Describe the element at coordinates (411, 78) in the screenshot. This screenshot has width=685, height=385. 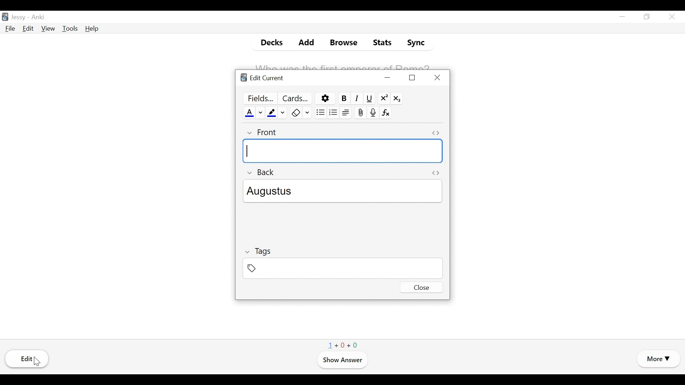
I see `Restore` at that location.